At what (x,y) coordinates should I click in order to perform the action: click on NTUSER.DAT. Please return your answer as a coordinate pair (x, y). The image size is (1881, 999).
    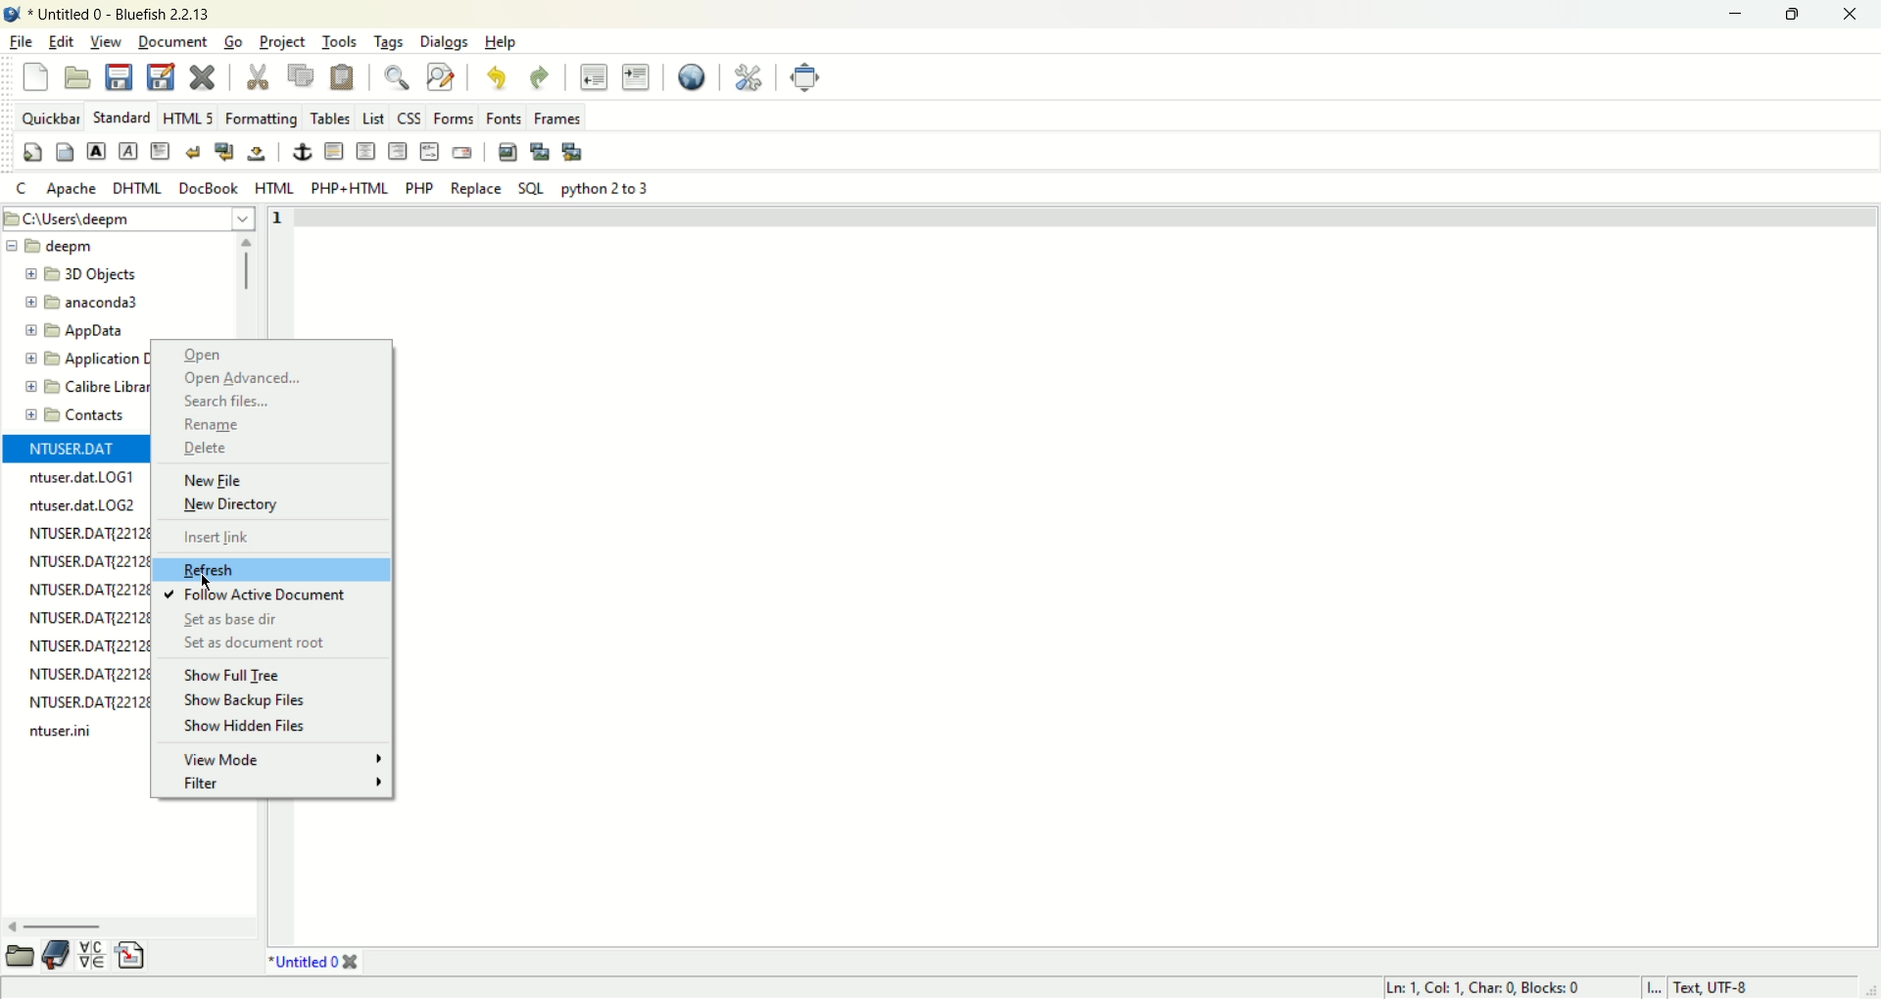
    Looking at the image, I should click on (73, 450).